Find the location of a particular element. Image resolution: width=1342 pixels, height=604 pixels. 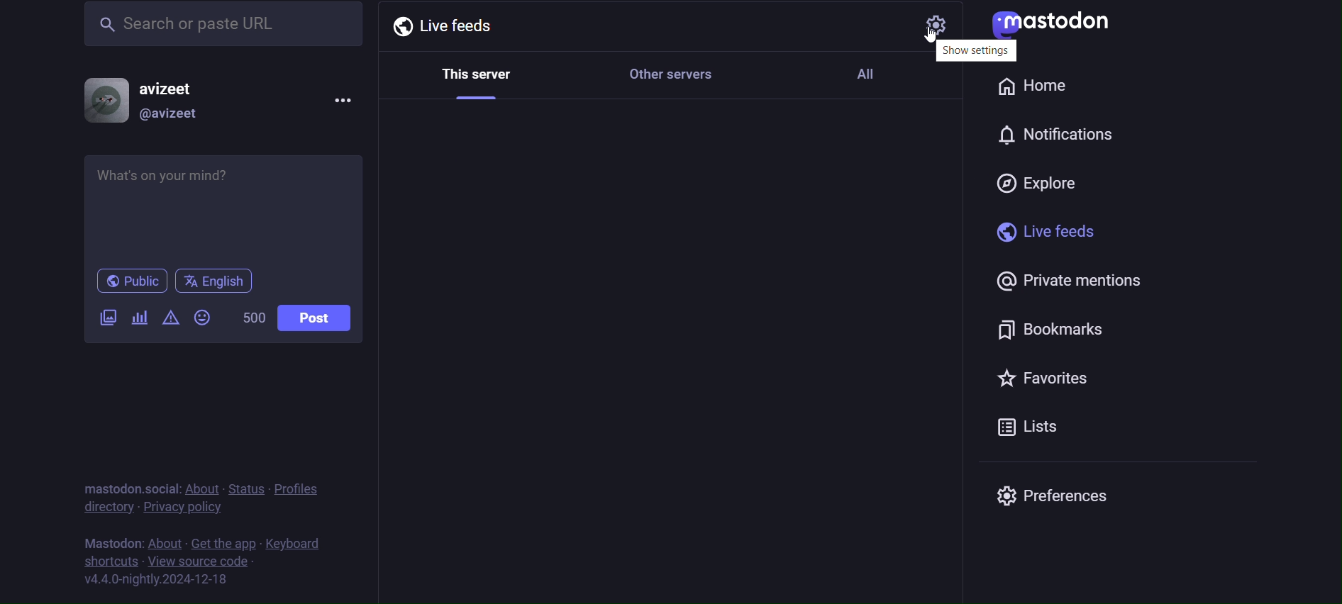

Other servers is located at coordinates (664, 72).